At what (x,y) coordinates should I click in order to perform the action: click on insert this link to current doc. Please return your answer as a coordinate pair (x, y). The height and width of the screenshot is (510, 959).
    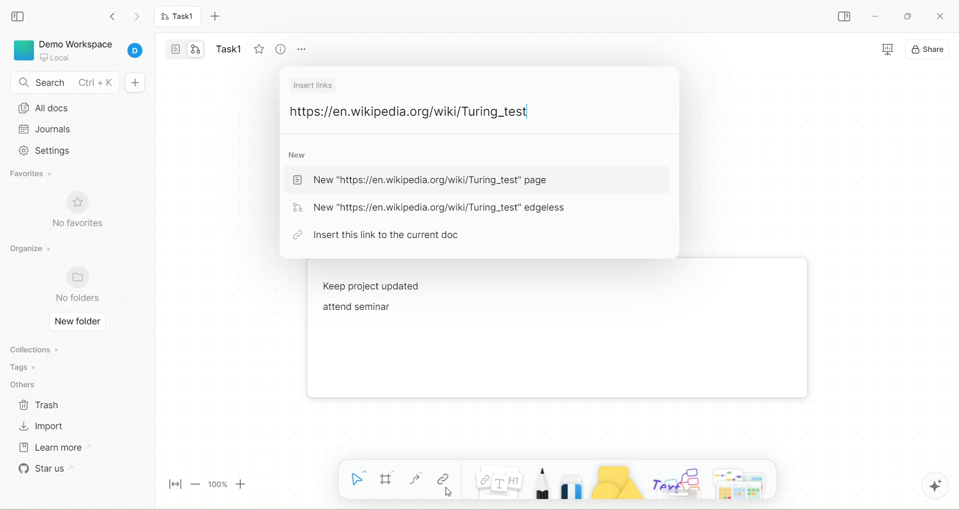
    Looking at the image, I should click on (380, 235).